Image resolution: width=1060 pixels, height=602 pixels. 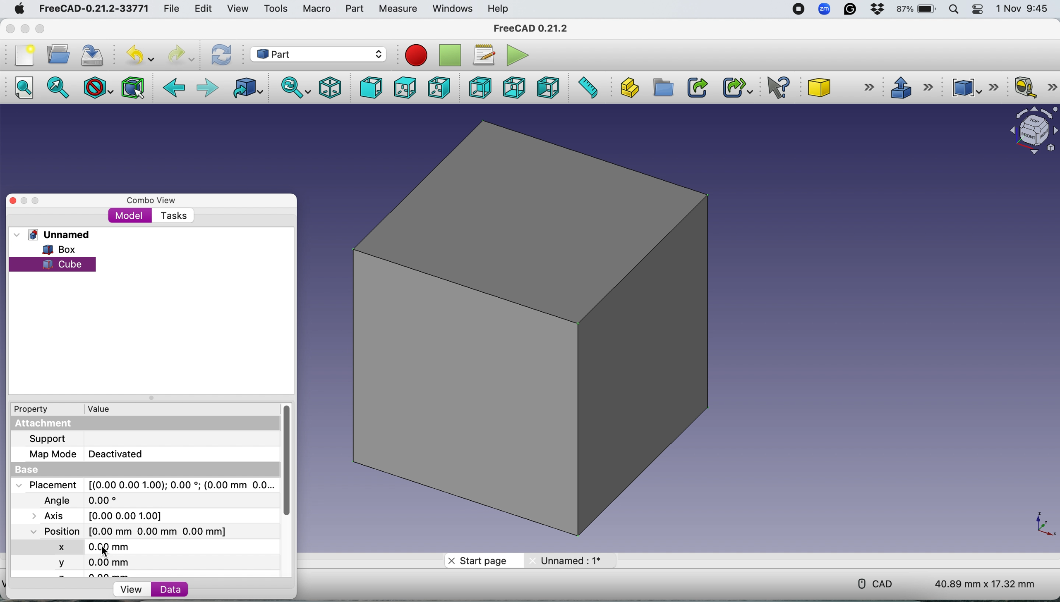 What do you see at coordinates (134, 87) in the screenshot?
I see `Bounding box` at bounding box center [134, 87].